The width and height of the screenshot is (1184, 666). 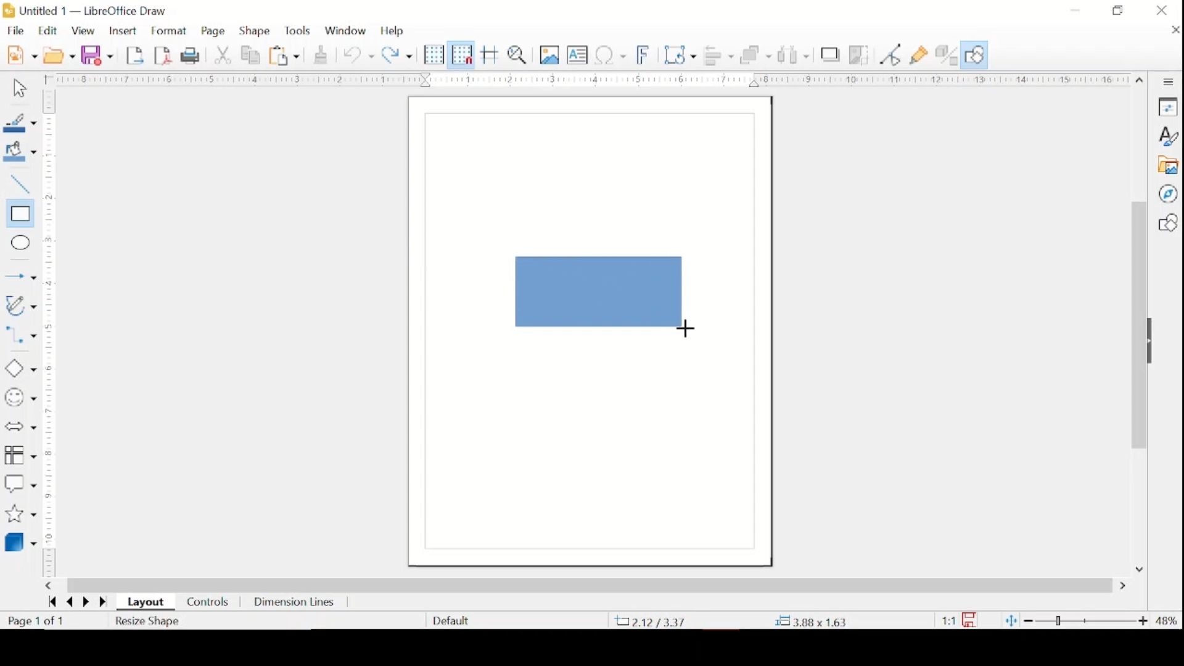 What do you see at coordinates (1138, 568) in the screenshot?
I see `scroll down arrow` at bounding box center [1138, 568].